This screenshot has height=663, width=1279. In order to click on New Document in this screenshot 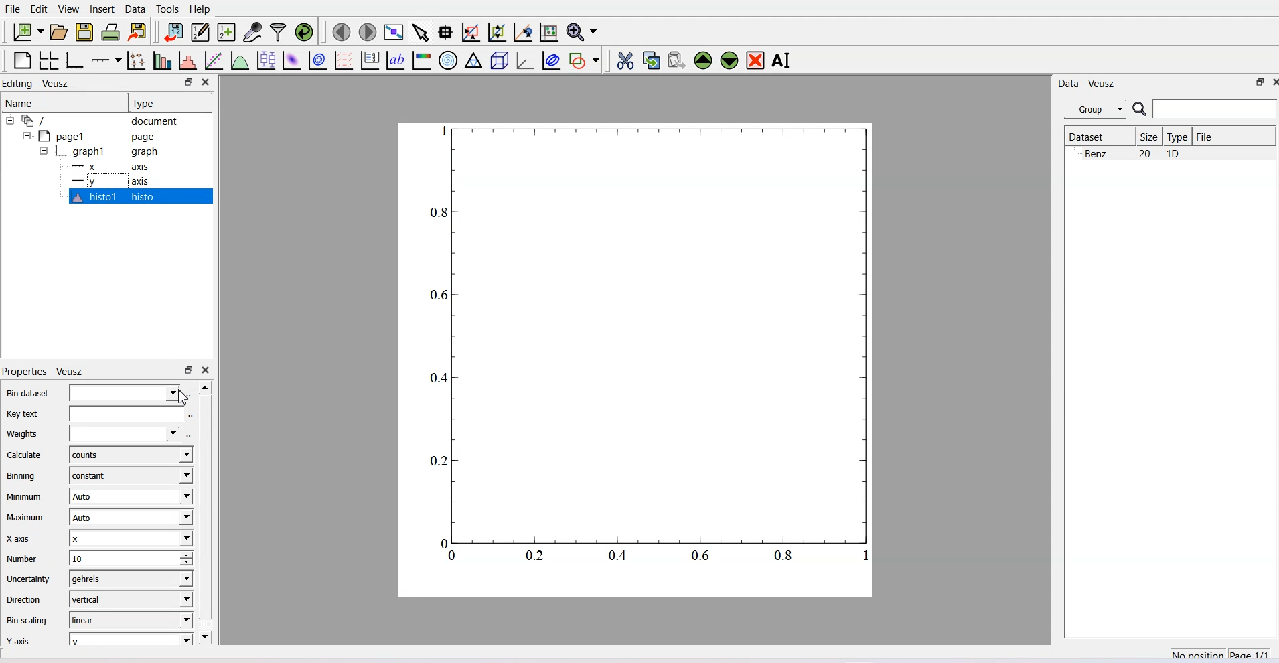, I will do `click(27, 31)`.